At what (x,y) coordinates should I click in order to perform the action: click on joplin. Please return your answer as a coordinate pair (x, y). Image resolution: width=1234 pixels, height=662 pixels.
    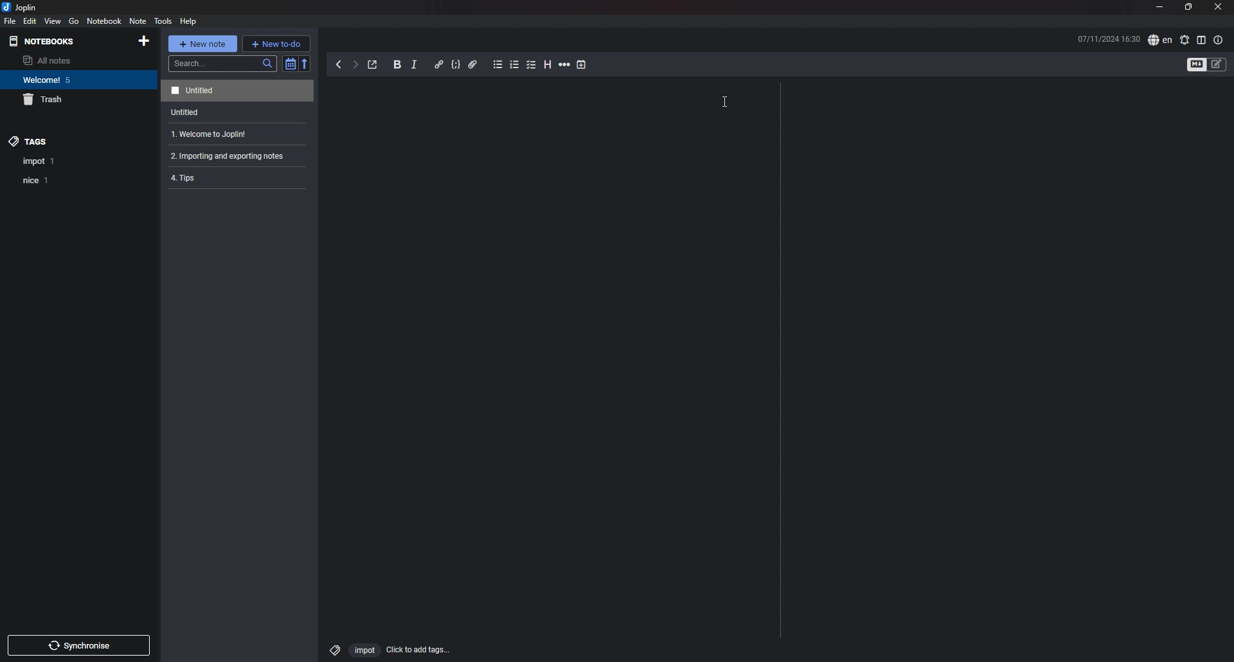
    Looking at the image, I should click on (22, 8).